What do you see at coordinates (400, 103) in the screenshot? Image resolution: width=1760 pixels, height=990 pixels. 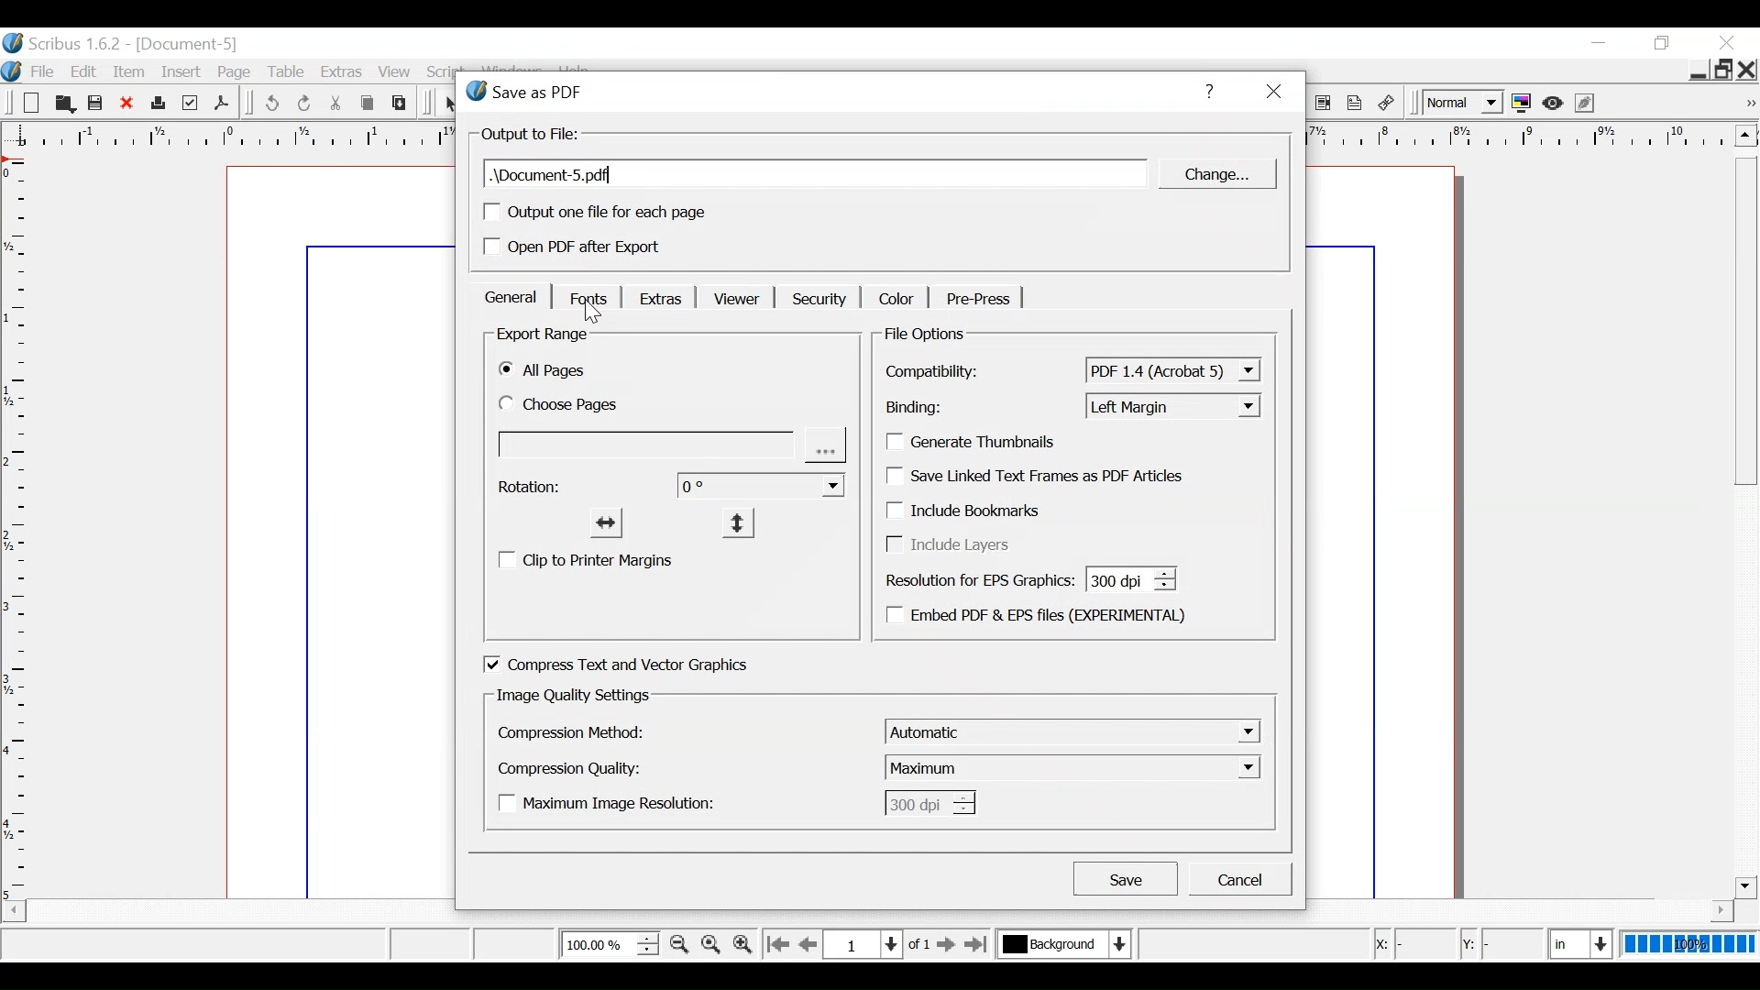 I see `Paste` at bounding box center [400, 103].